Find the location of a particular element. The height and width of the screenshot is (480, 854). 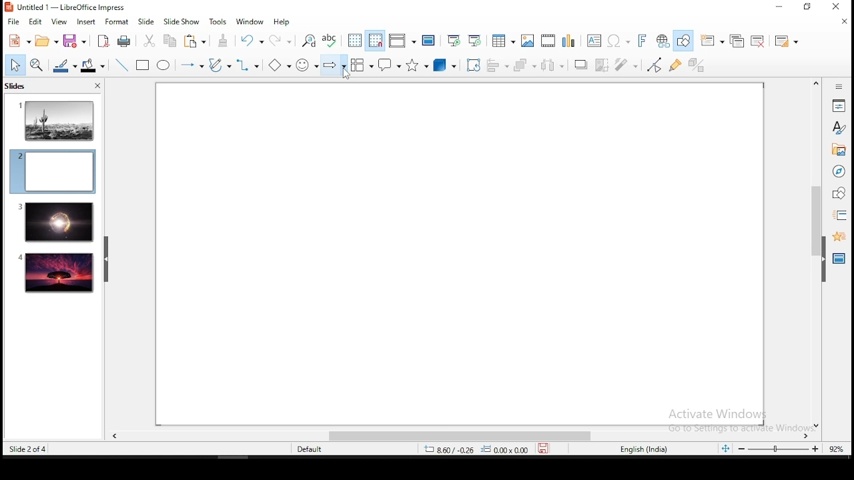

master slides is located at coordinates (840, 257).